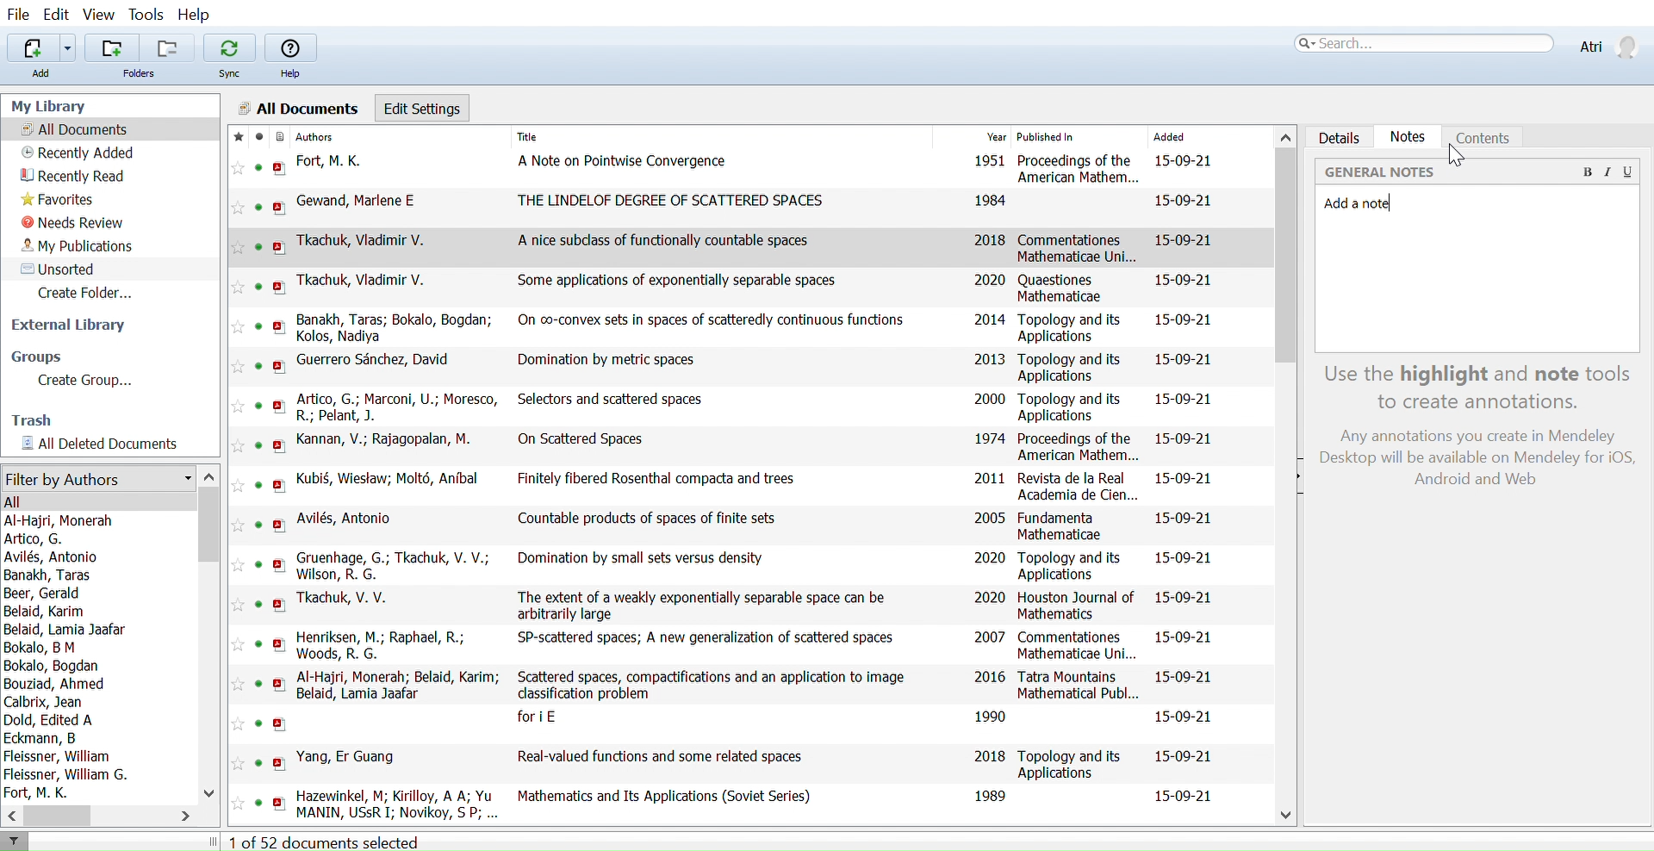  I want to click on 2020, so click(987, 278).